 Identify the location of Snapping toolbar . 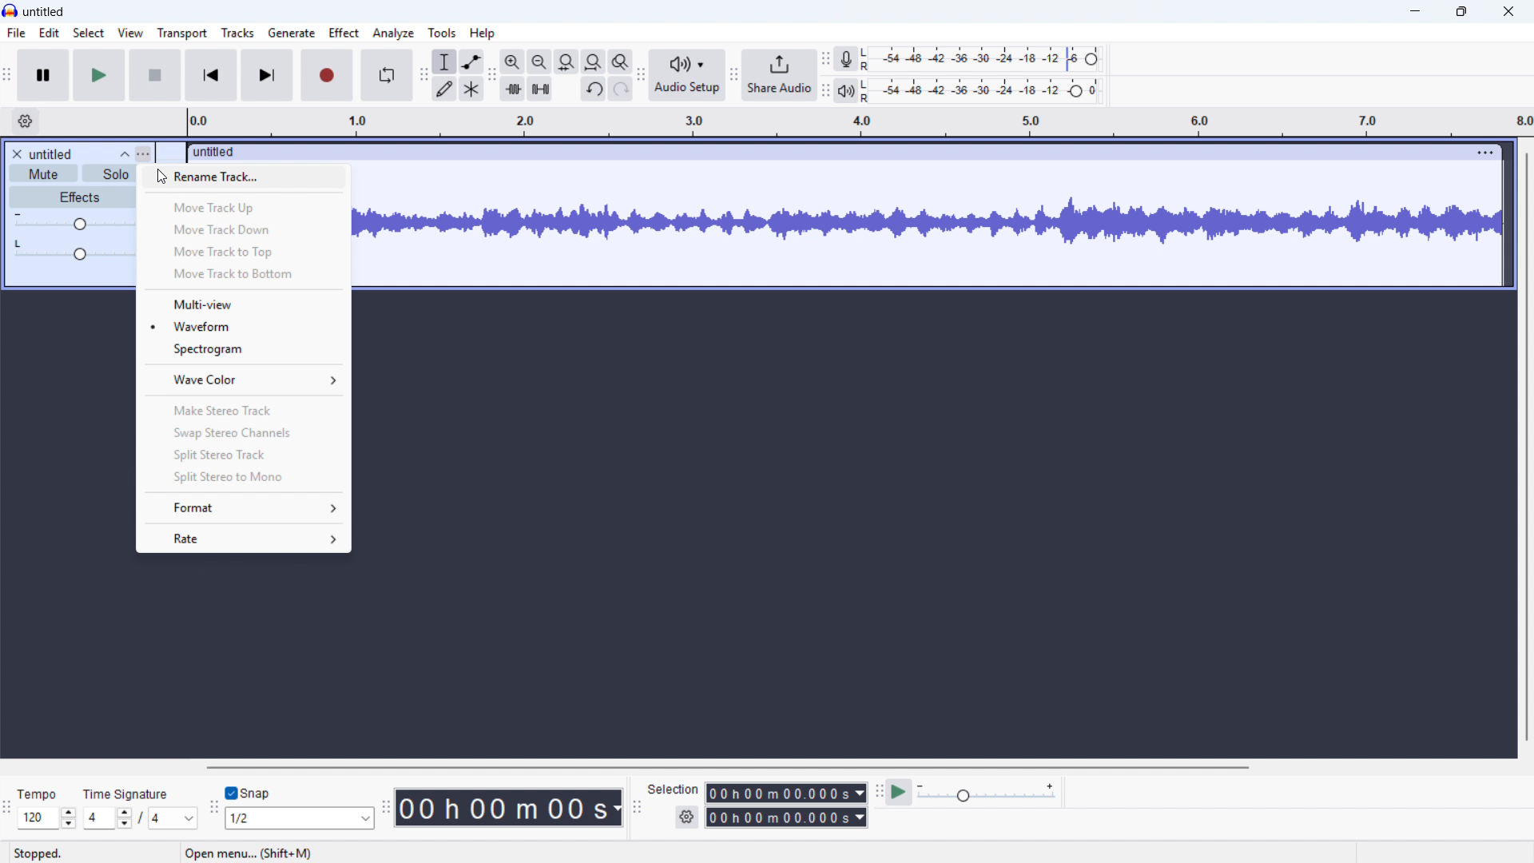
(213, 809).